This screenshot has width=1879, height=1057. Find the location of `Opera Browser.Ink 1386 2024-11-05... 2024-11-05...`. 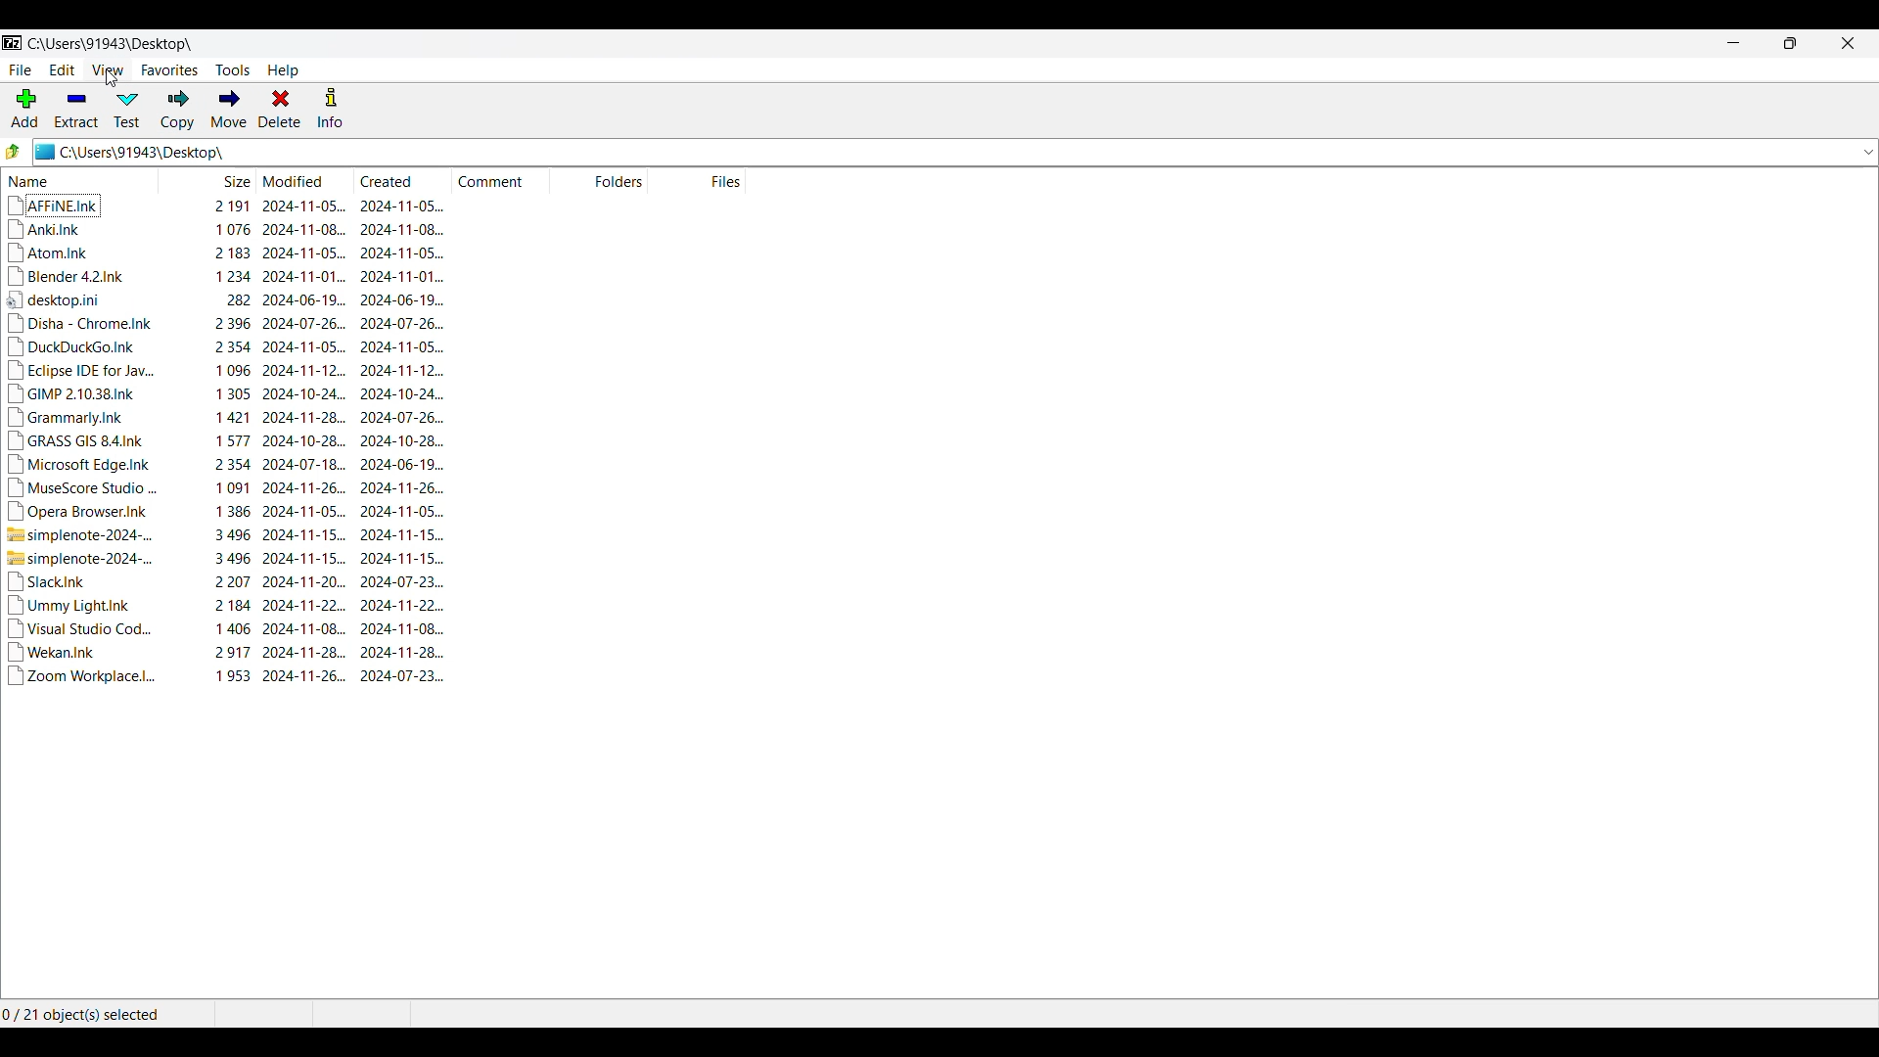

Opera Browser.Ink 1386 2024-11-05... 2024-11-05... is located at coordinates (227, 511).